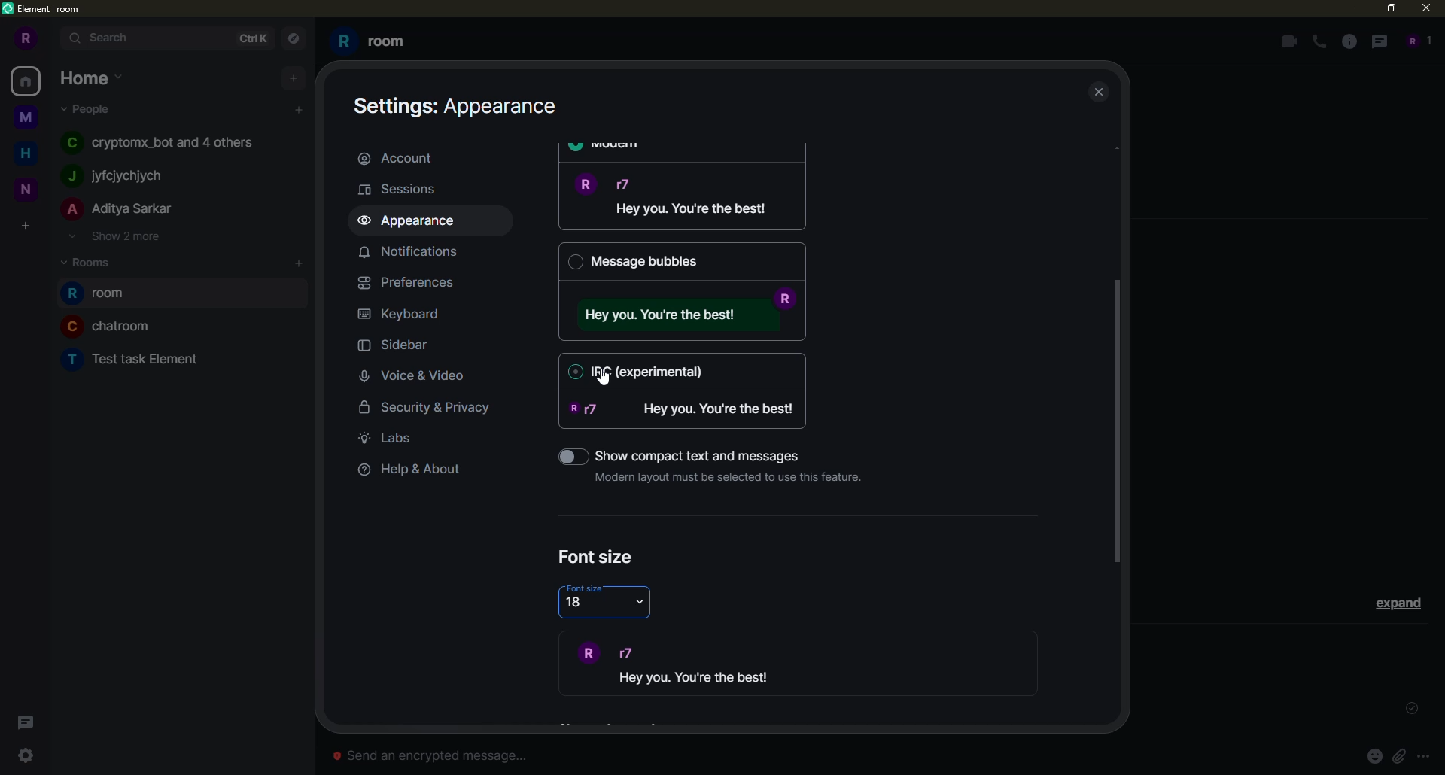 Image resolution: width=1445 pixels, height=775 pixels. I want to click on create space, so click(25, 227).